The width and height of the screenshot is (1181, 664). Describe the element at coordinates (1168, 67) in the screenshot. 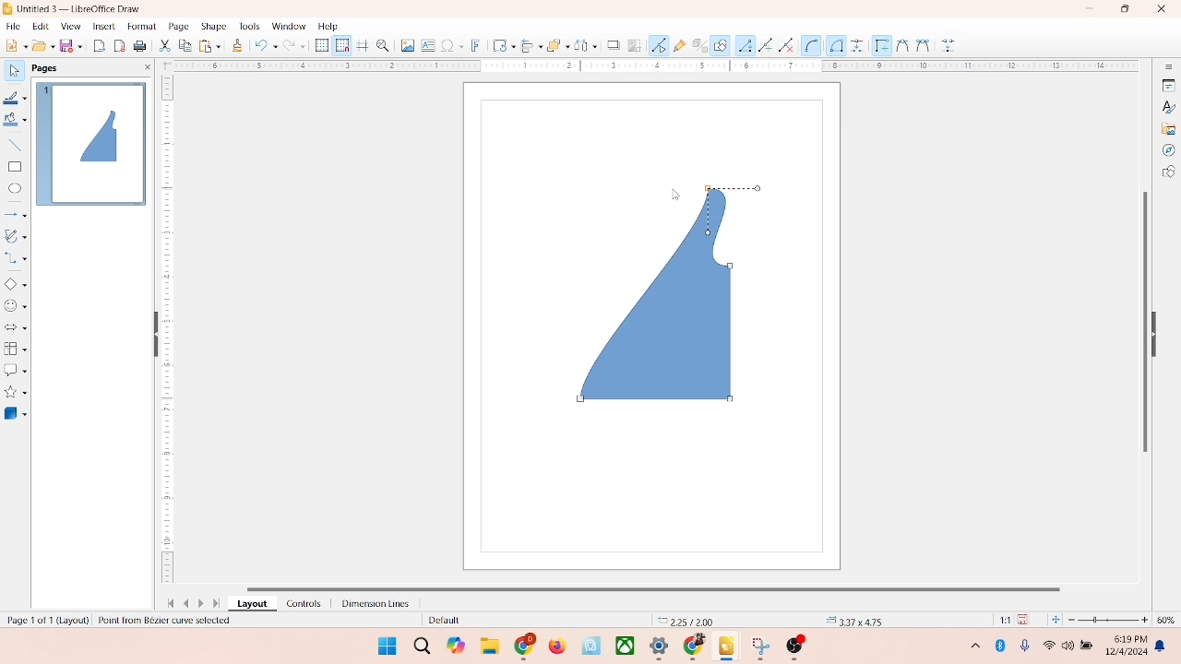

I see `sidebar settings` at that location.